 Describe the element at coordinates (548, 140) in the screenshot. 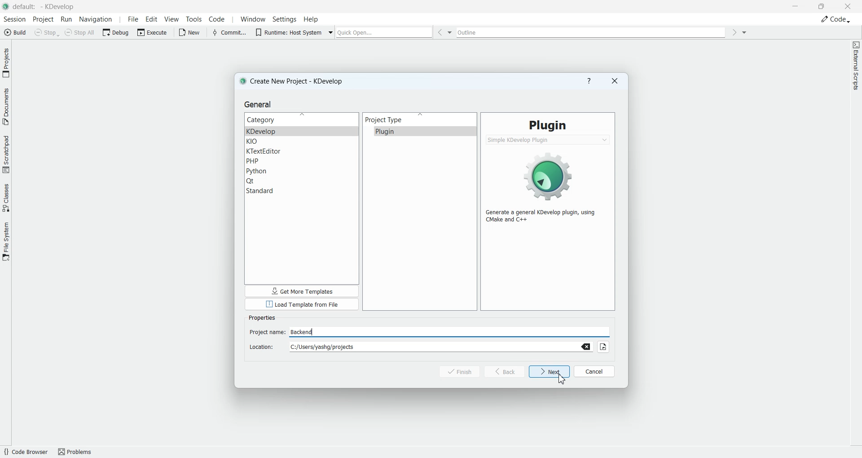

I see `Plugin drop down box` at that location.